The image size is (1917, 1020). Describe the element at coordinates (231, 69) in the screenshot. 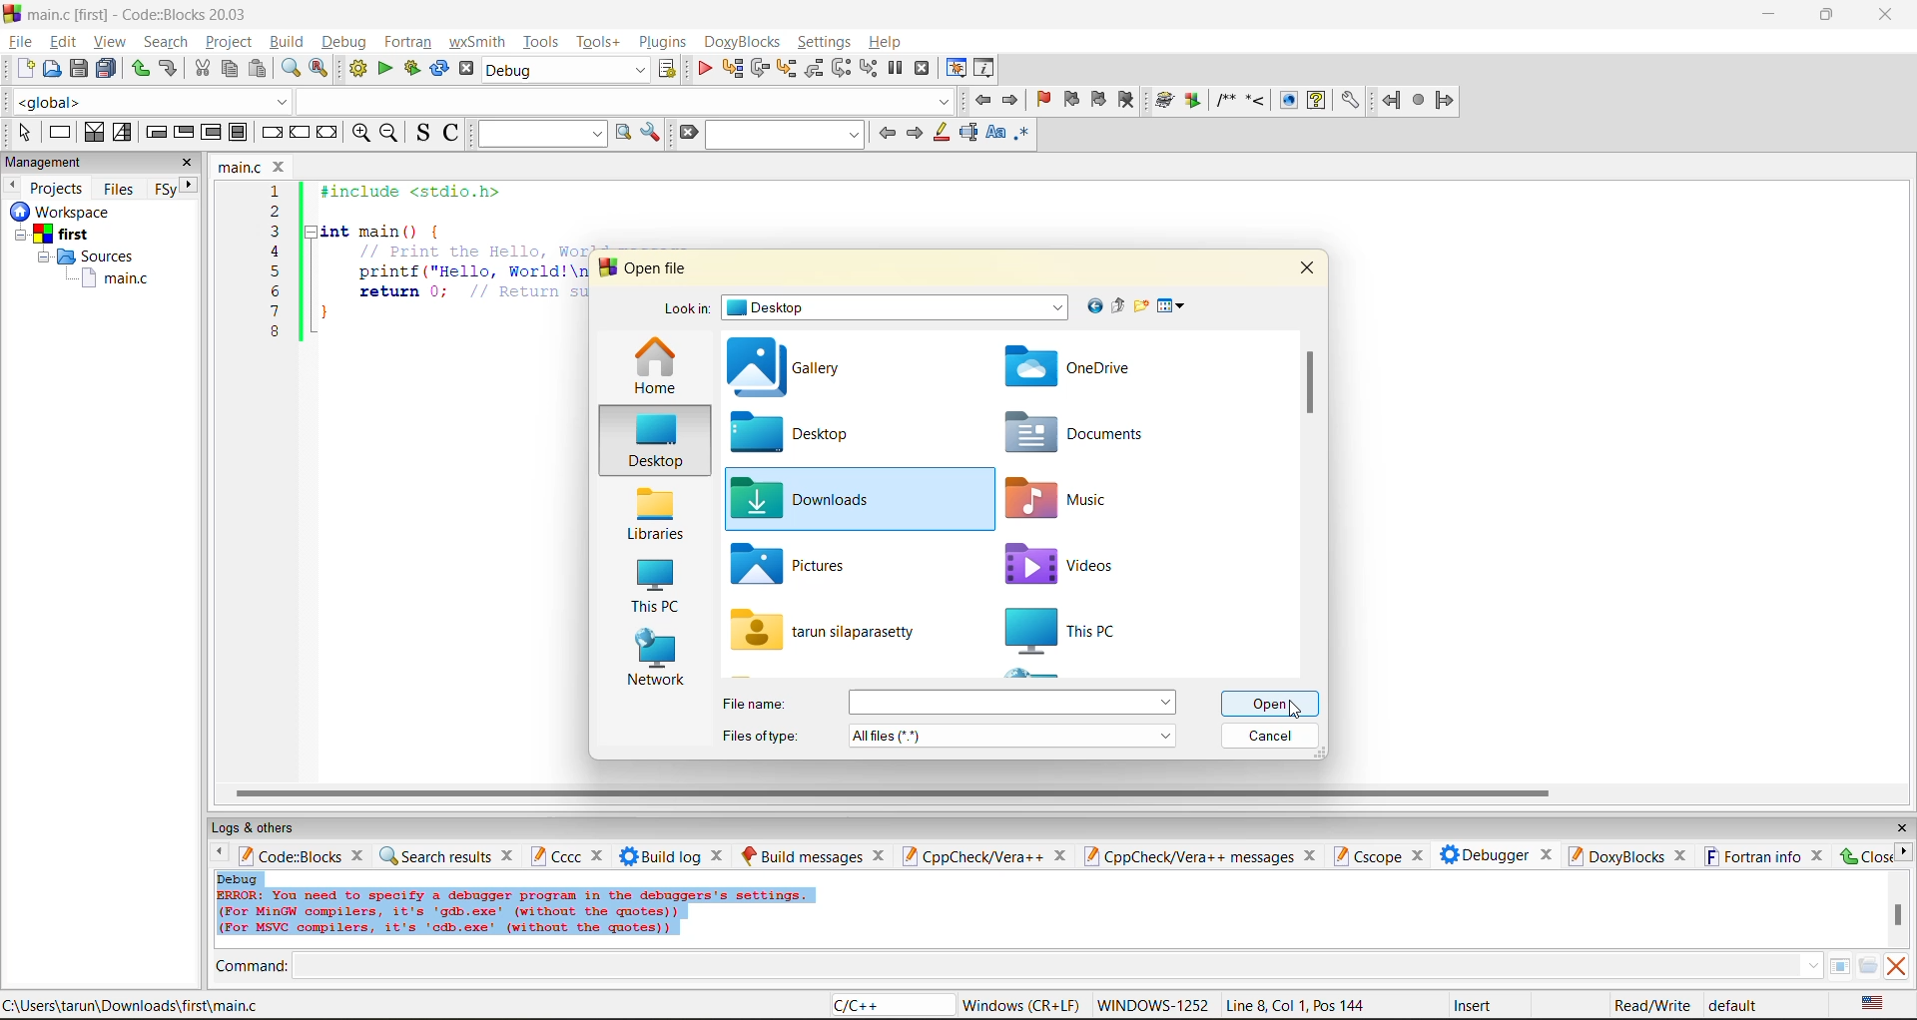

I see `copy` at that location.